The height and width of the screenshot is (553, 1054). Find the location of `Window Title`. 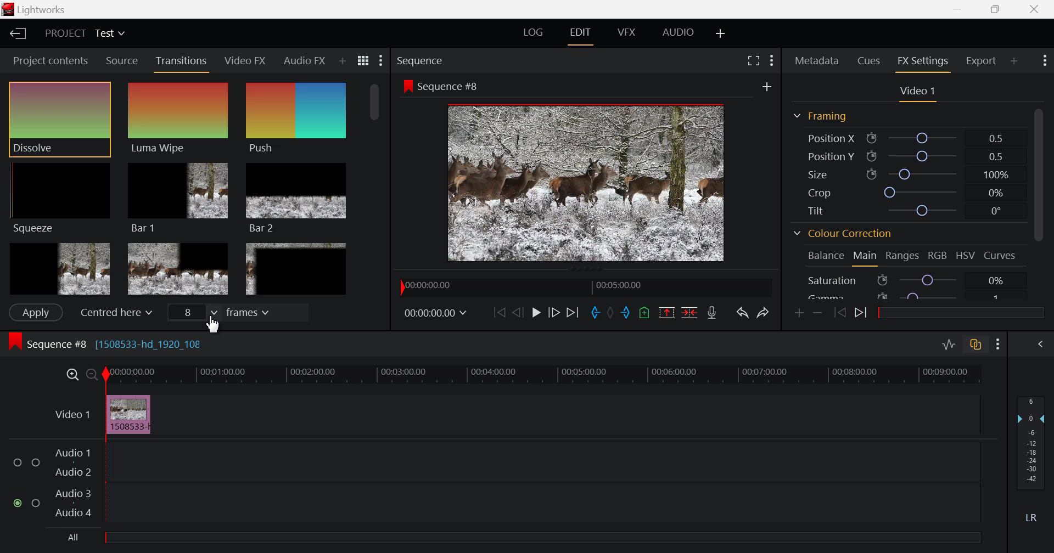

Window Title is located at coordinates (33, 9).